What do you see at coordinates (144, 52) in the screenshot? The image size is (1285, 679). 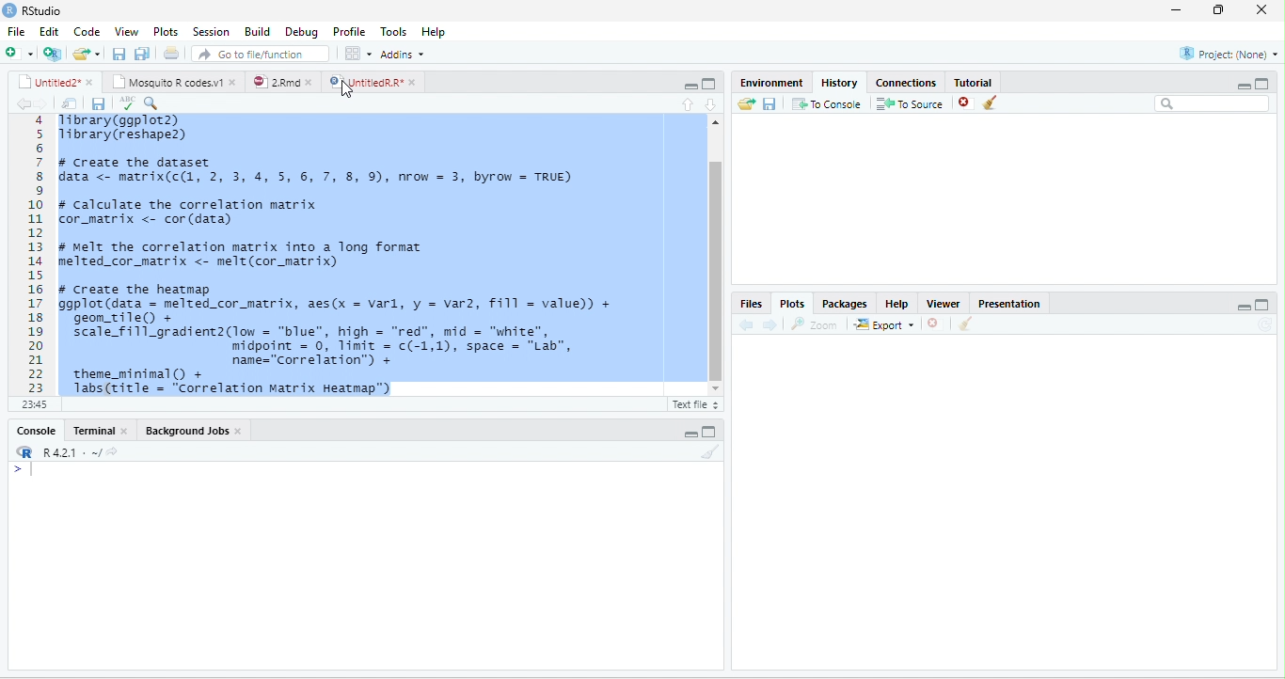 I see `` at bounding box center [144, 52].